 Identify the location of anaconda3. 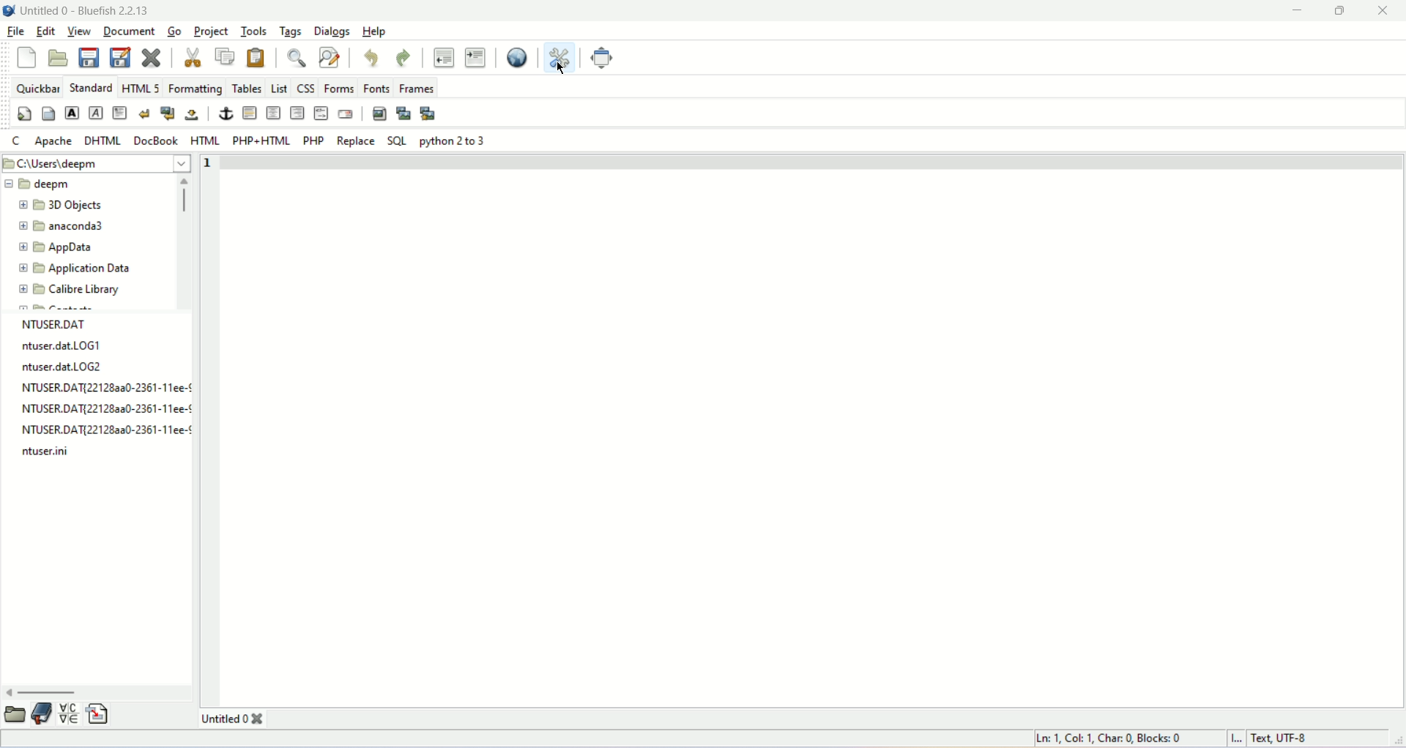
(83, 226).